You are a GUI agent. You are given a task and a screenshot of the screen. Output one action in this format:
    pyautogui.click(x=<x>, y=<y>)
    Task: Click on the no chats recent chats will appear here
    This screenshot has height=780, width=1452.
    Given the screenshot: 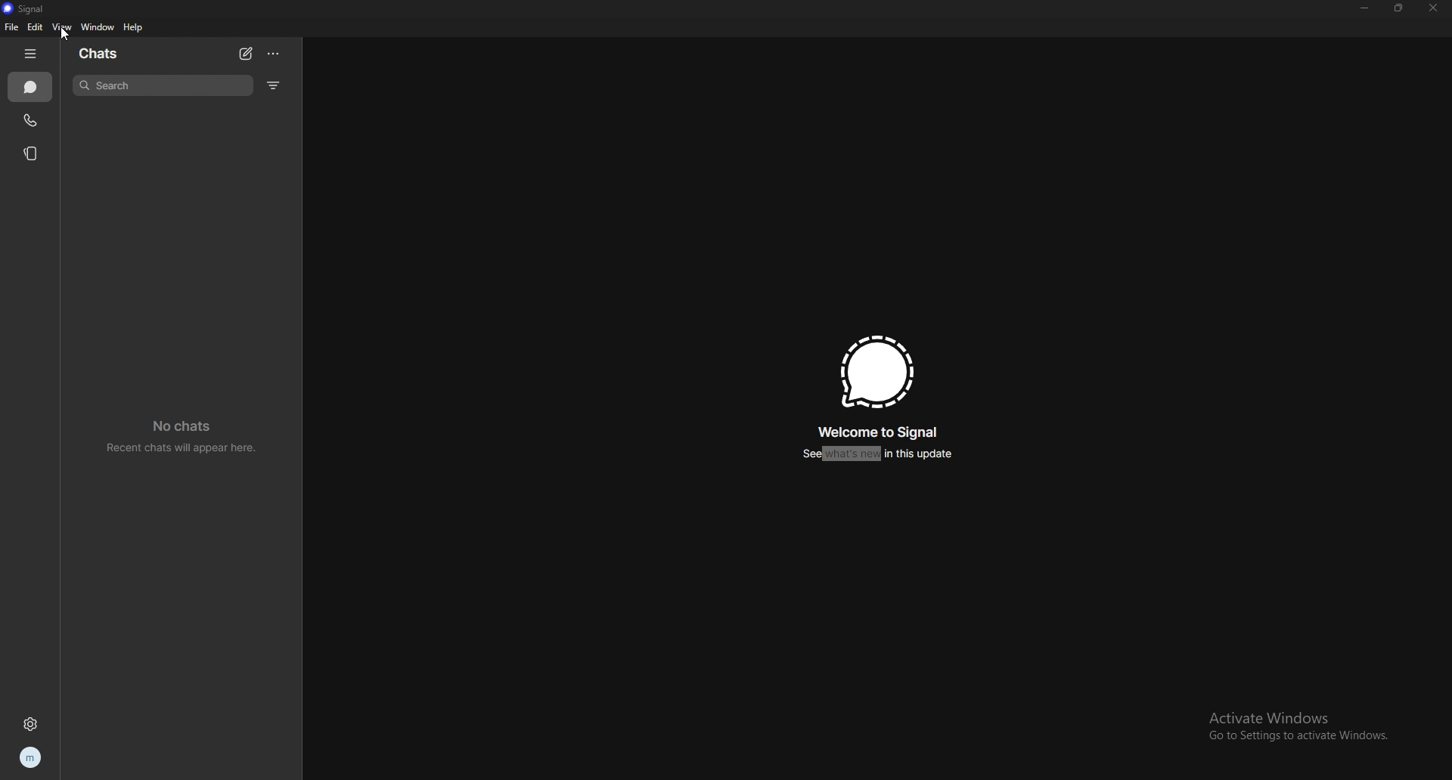 What is the action you would take?
    pyautogui.click(x=187, y=438)
    